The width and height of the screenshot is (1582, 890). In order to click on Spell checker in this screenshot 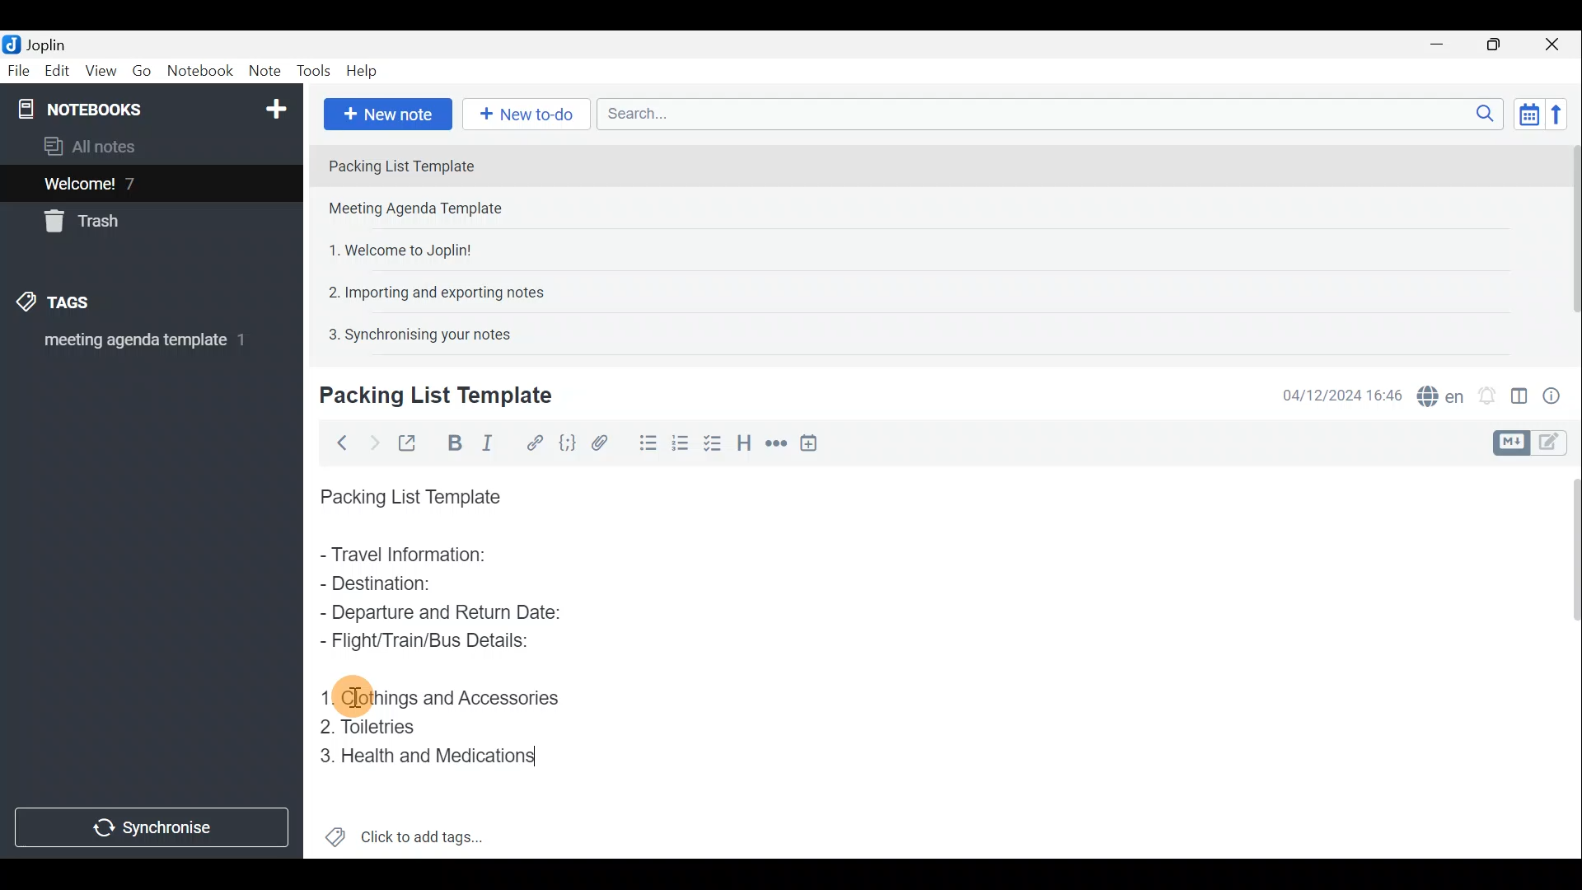, I will do `click(1436, 393)`.